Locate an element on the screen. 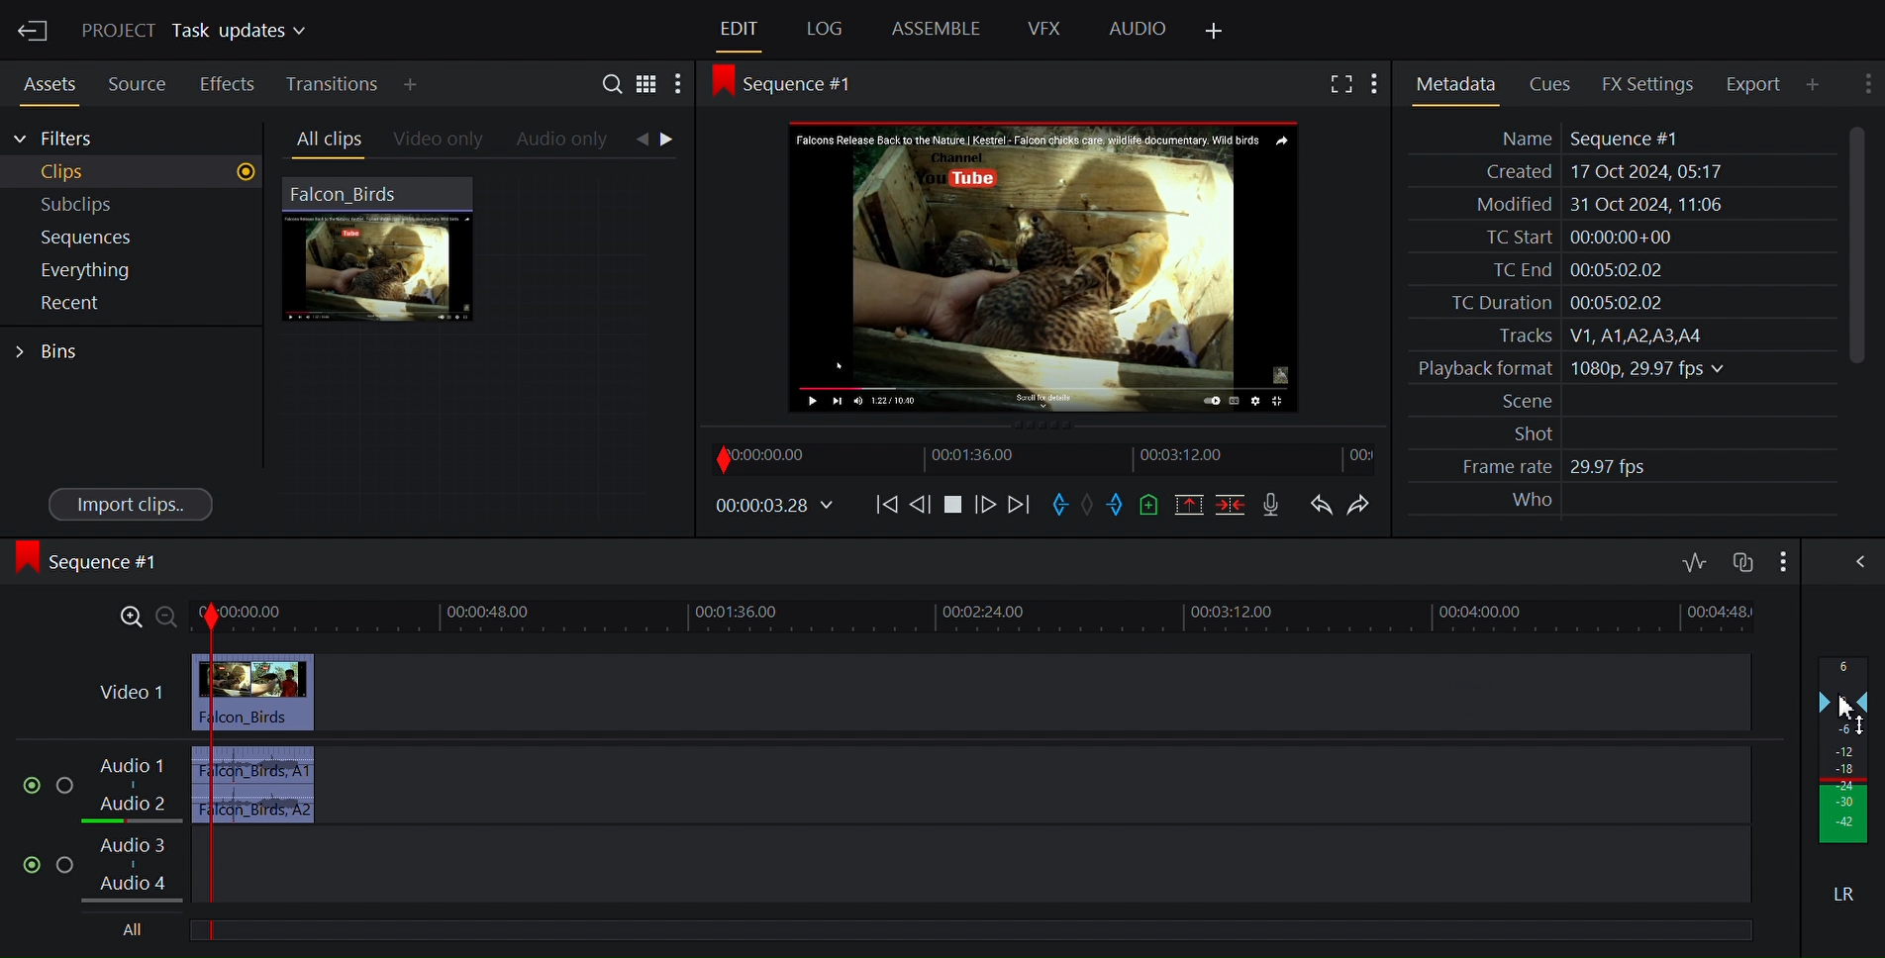  Project Task updates is located at coordinates (193, 32).